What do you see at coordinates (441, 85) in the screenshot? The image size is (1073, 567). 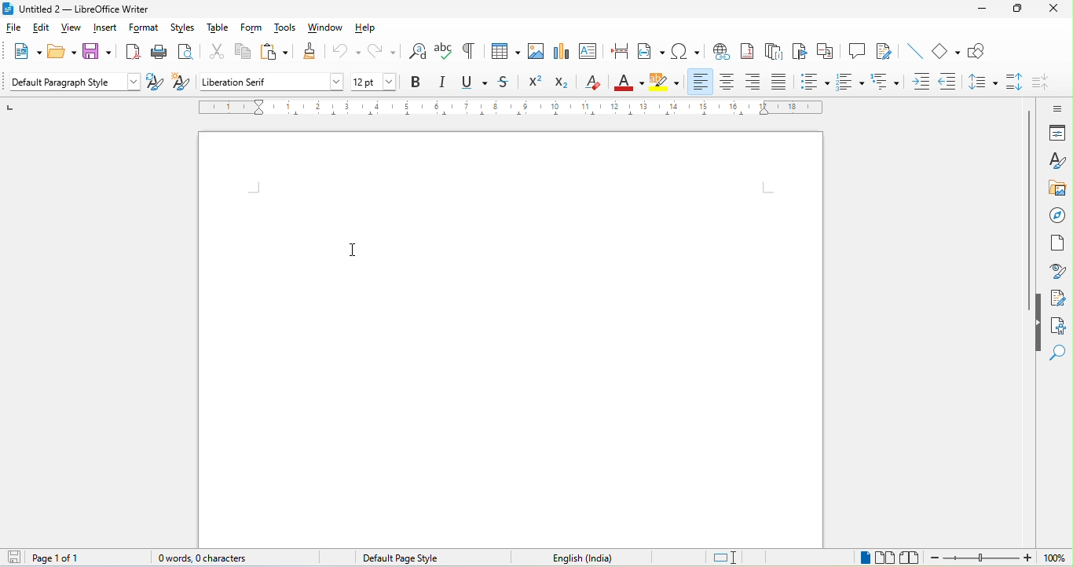 I see `italic` at bounding box center [441, 85].